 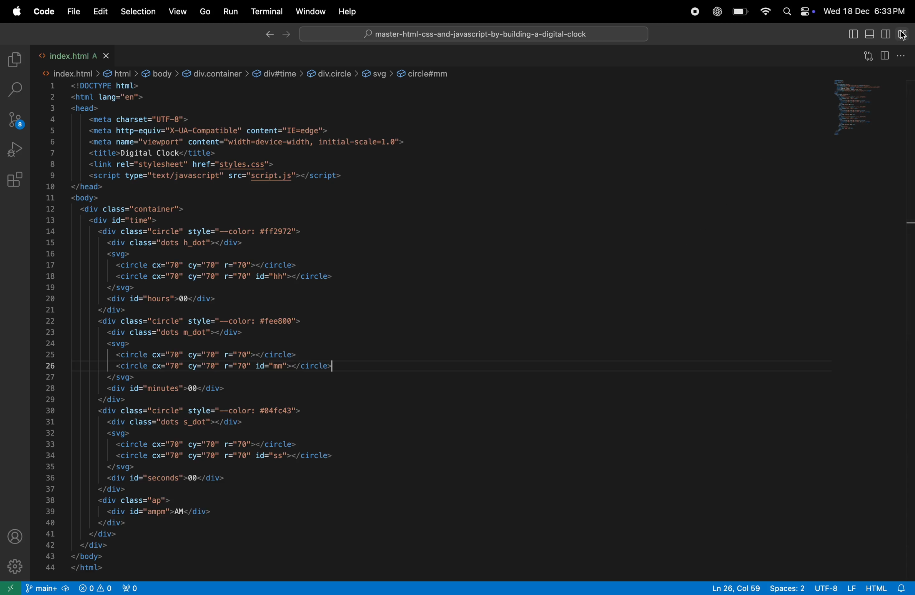 What do you see at coordinates (50, 329) in the screenshot?
I see `line number` at bounding box center [50, 329].